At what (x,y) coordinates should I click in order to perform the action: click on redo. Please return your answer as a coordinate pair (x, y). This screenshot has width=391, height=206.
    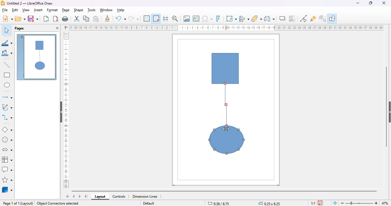
    Looking at the image, I should click on (133, 19).